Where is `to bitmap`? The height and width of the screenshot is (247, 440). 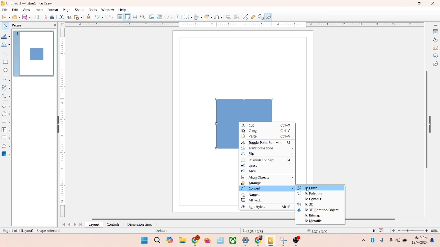 to bitmap is located at coordinates (313, 215).